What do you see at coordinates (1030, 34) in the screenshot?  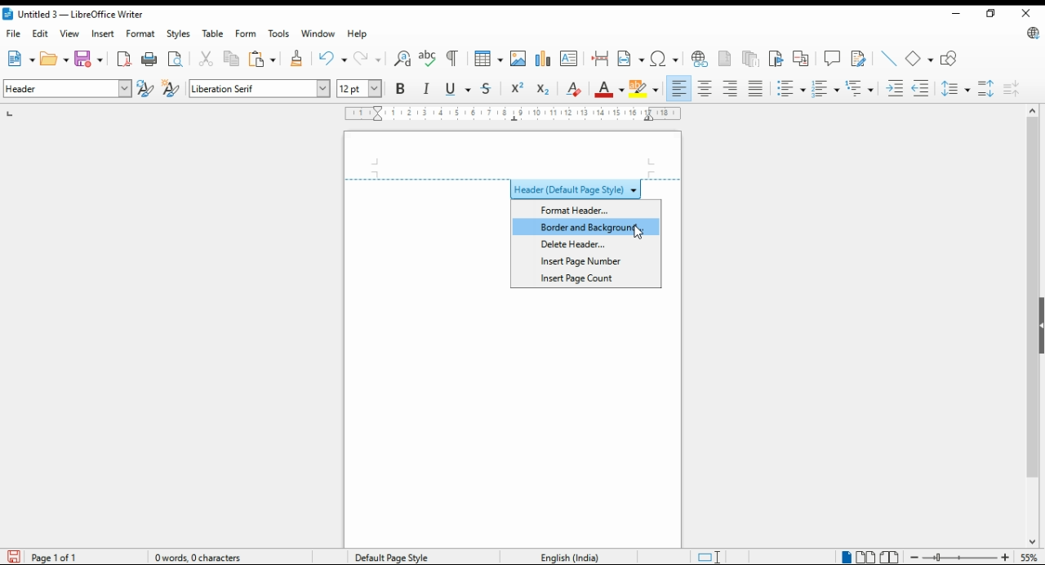 I see `libre office update` at bounding box center [1030, 34].